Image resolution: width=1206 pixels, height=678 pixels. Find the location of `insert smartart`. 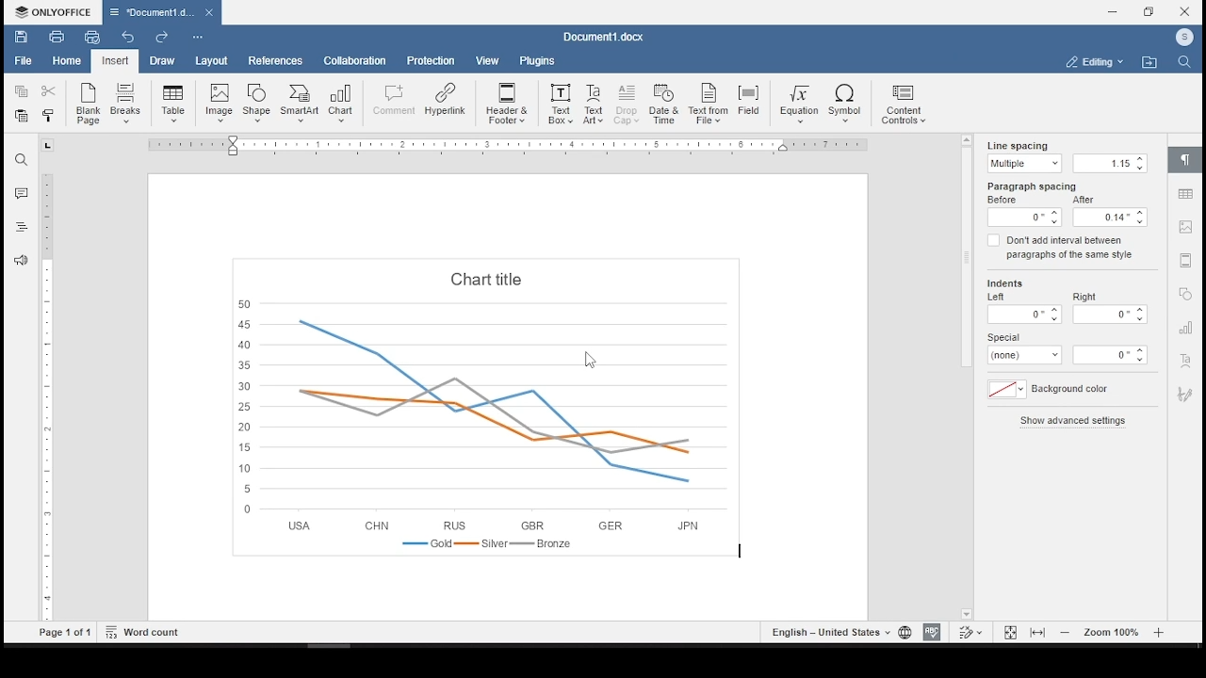

insert smartart is located at coordinates (300, 105).